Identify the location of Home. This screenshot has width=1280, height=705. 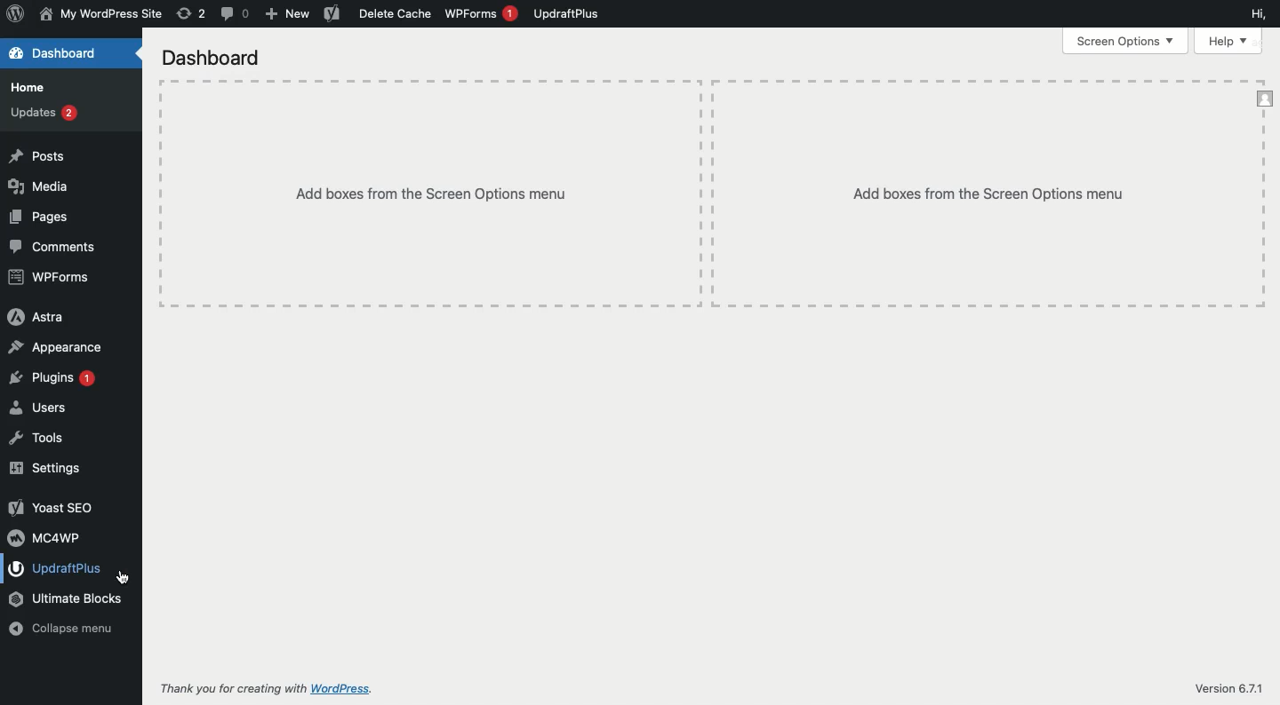
(30, 87).